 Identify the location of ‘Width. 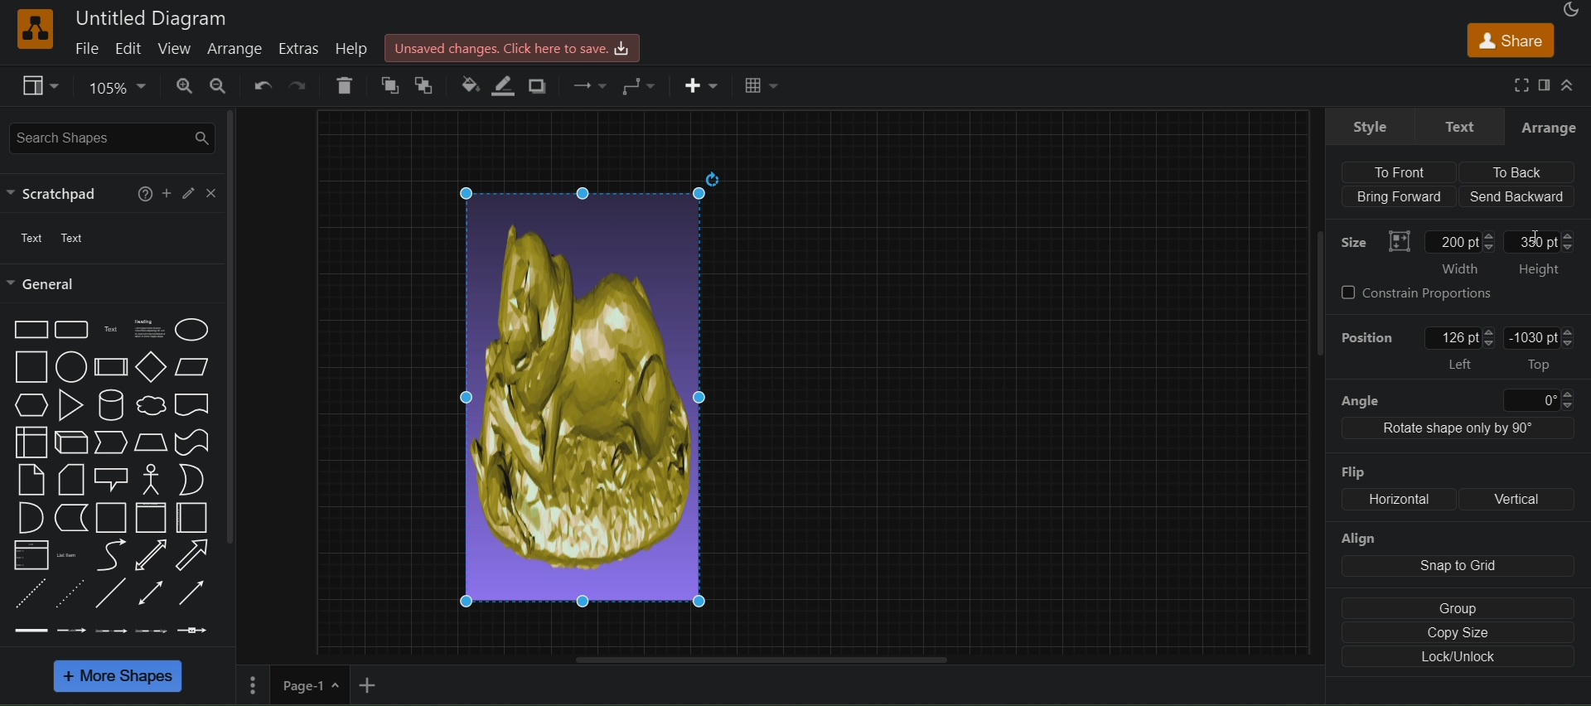
(1457, 269).